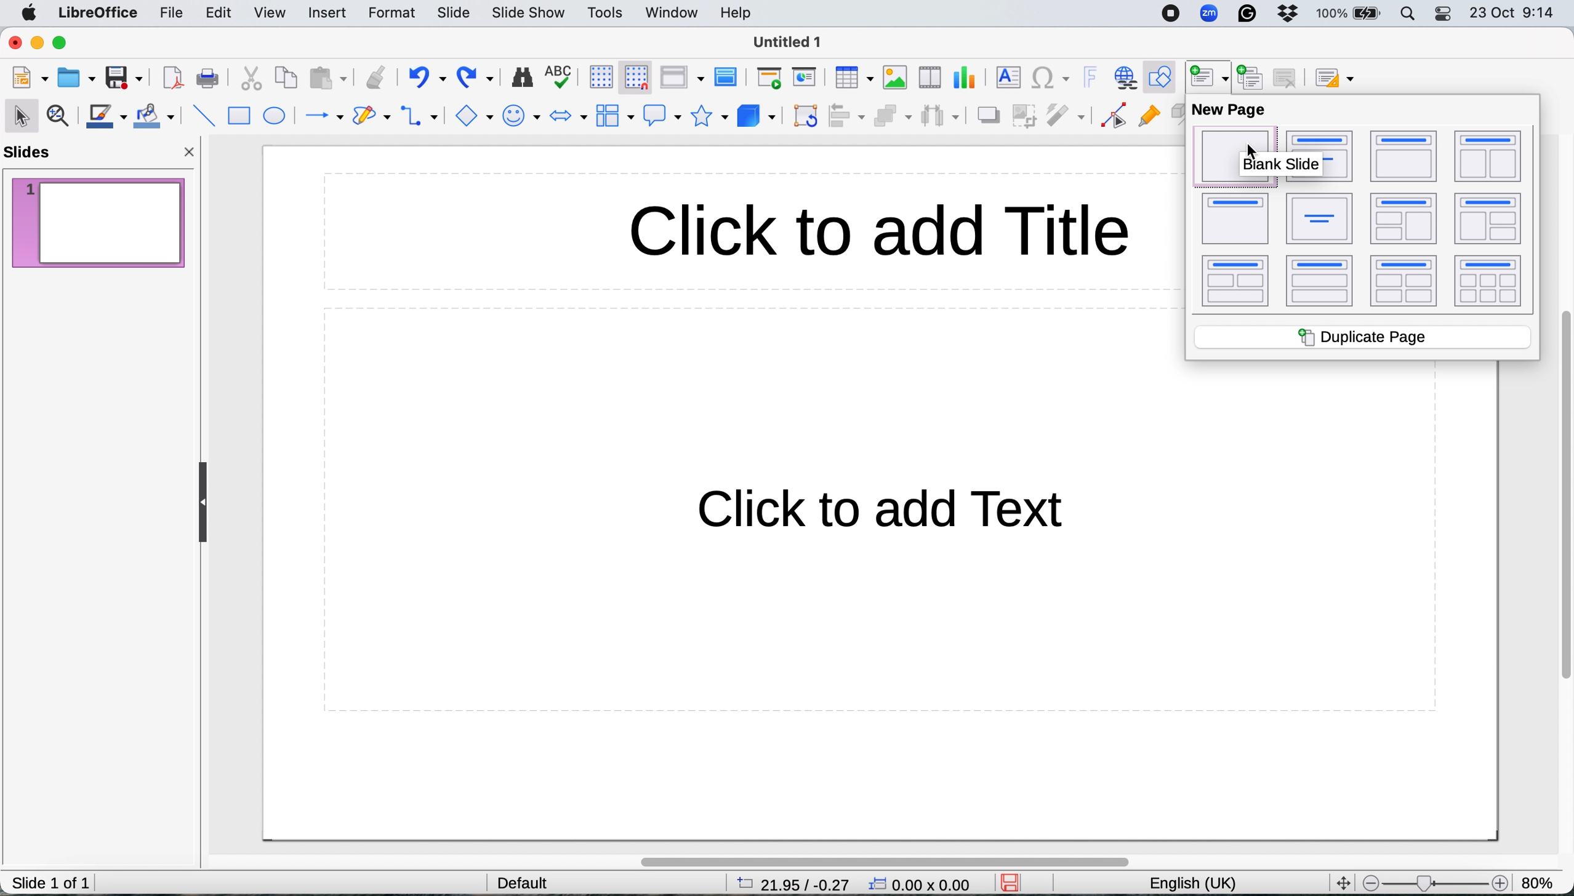 Image resolution: width=1574 pixels, height=896 pixels. I want to click on slide show, so click(531, 14).